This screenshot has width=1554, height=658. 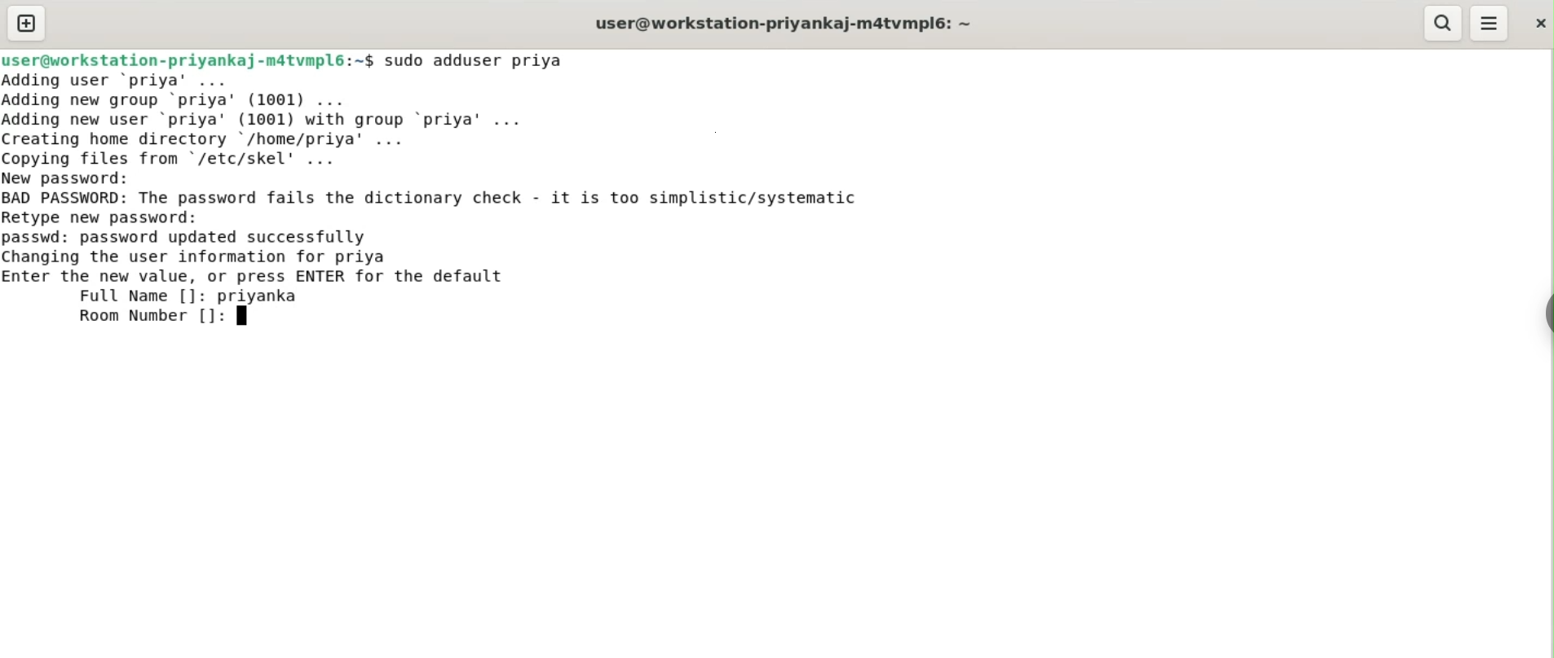 I want to click on Adding user ‘priya’ ...

Adding new group ‘priya’ (1001) ...

Adding new user ‘priya' (1001) with group ‘priya’ ...
Creating home directory /home/priya’ ...

Copving files from "/etc/skel' ..., so click(x=316, y=118).